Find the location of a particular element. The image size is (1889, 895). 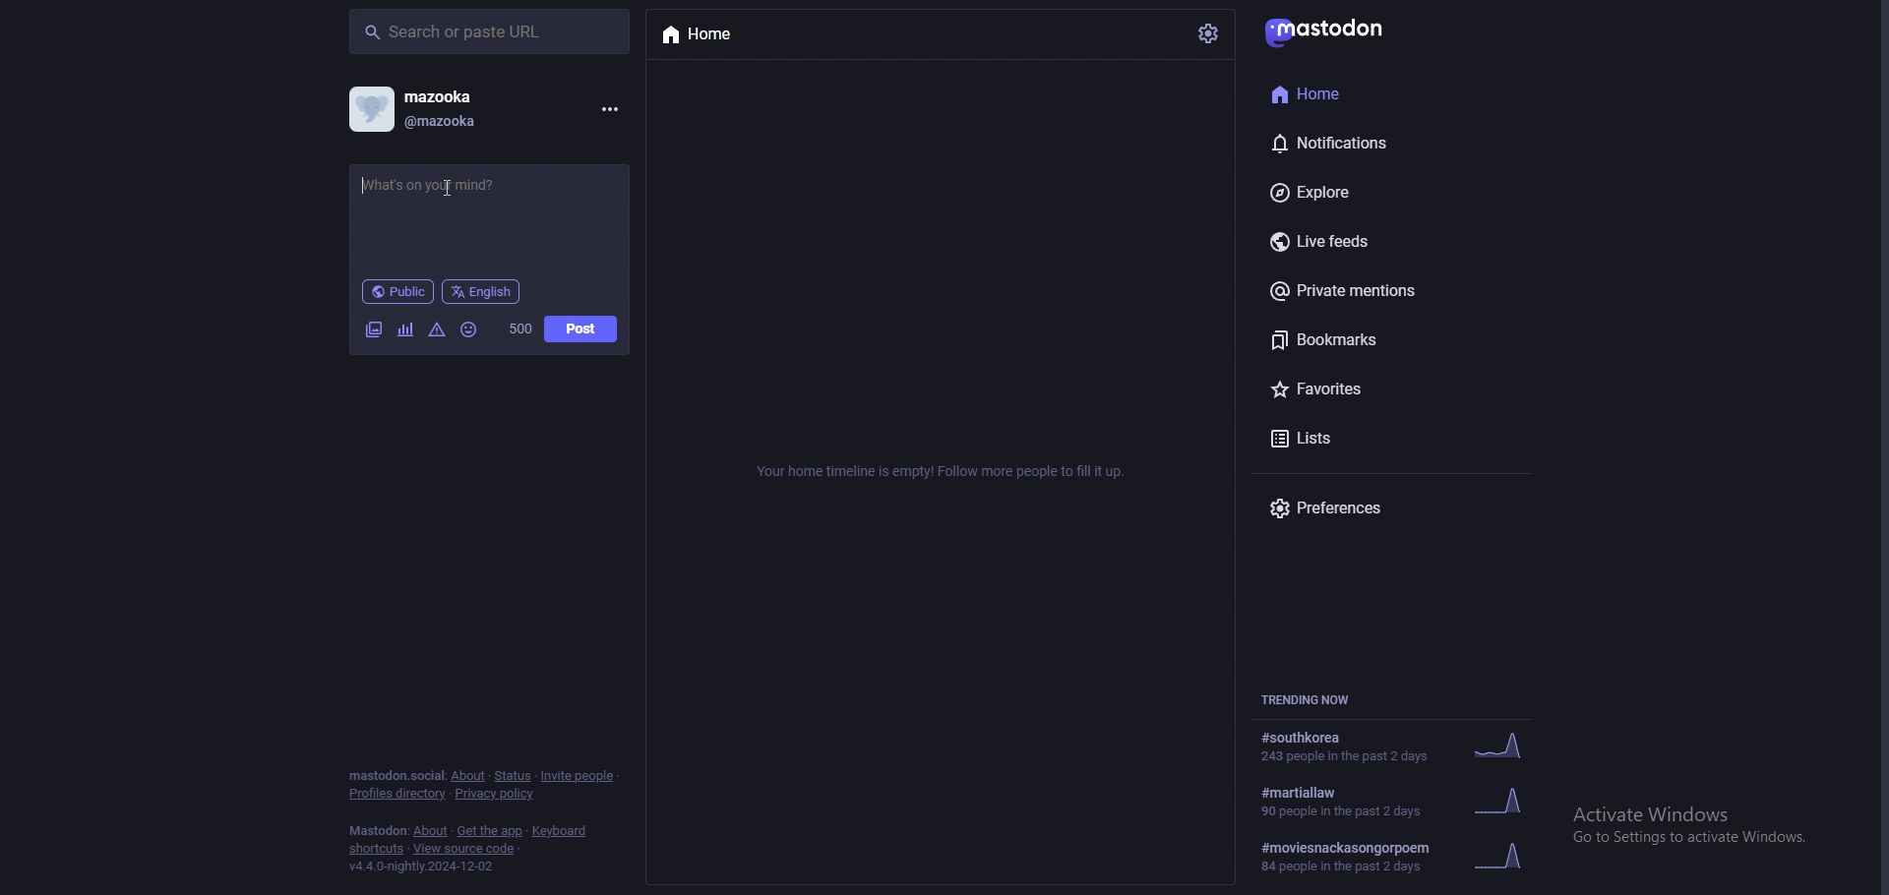

private mentions is located at coordinates (1366, 292).